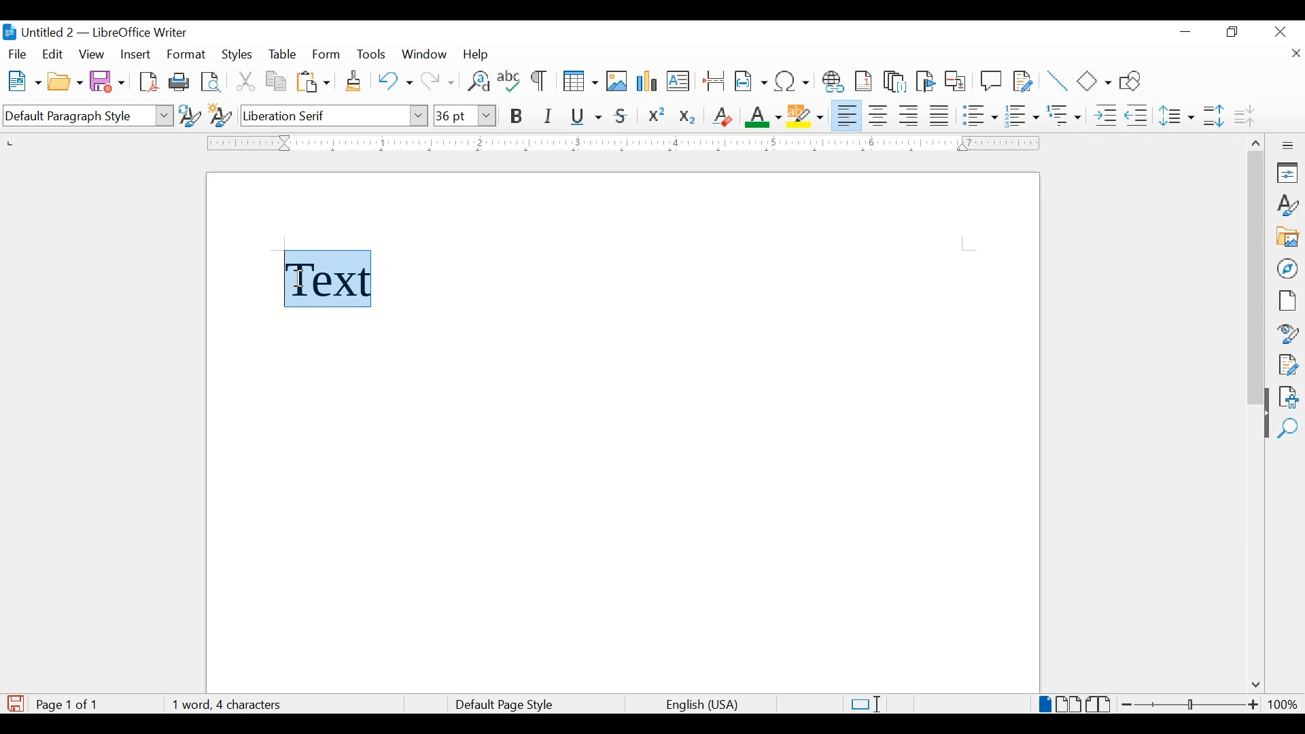 This screenshot has height=734, width=1305. Describe the element at coordinates (1244, 115) in the screenshot. I see `decrease paragraph spacing` at that location.